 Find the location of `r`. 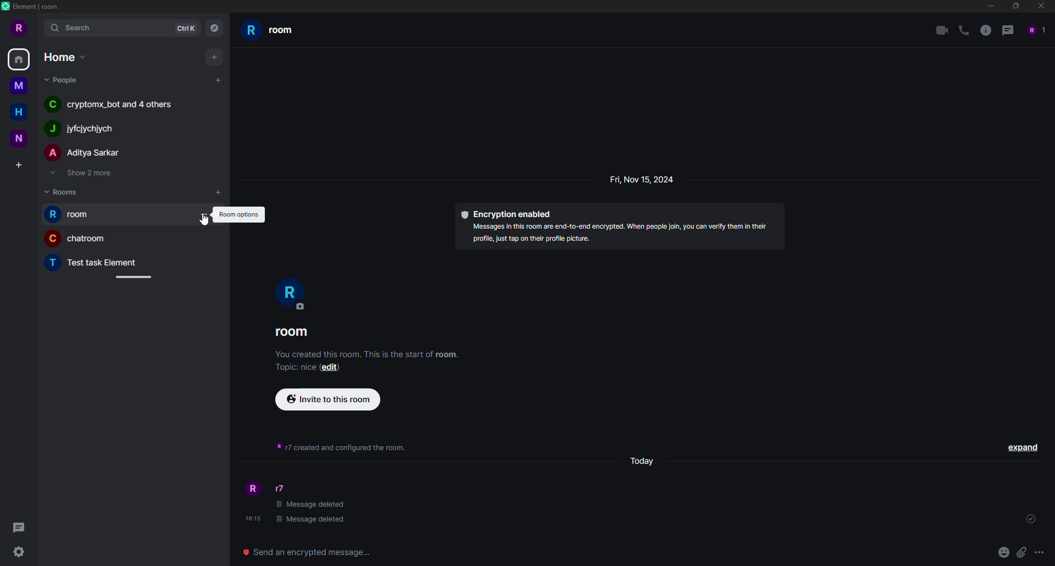

r is located at coordinates (289, 292).